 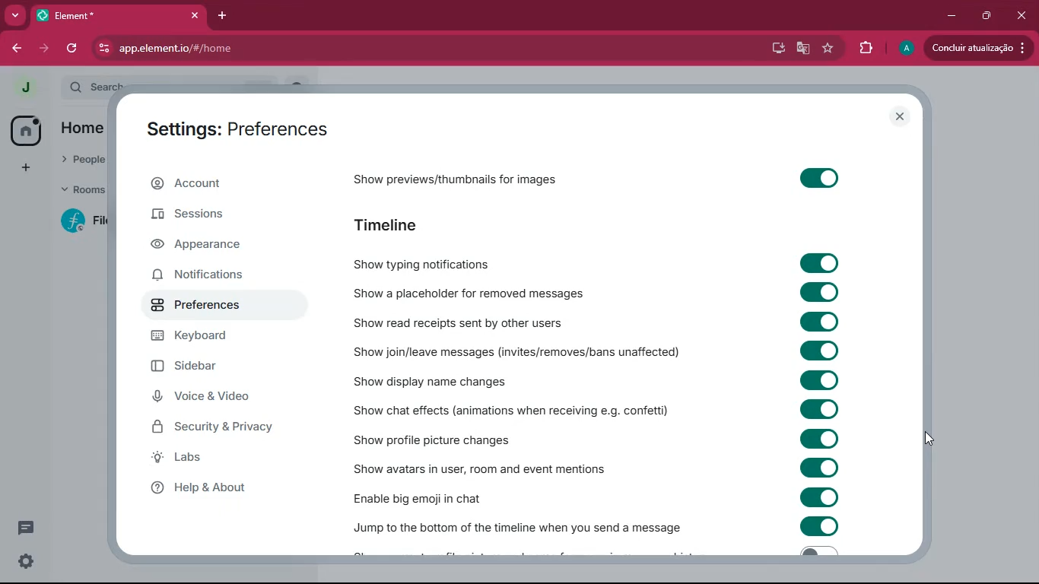 What do you see at coordinates (817, 379) in the screenshot?
I see `toggle on ` at bounding box center [817, 379].